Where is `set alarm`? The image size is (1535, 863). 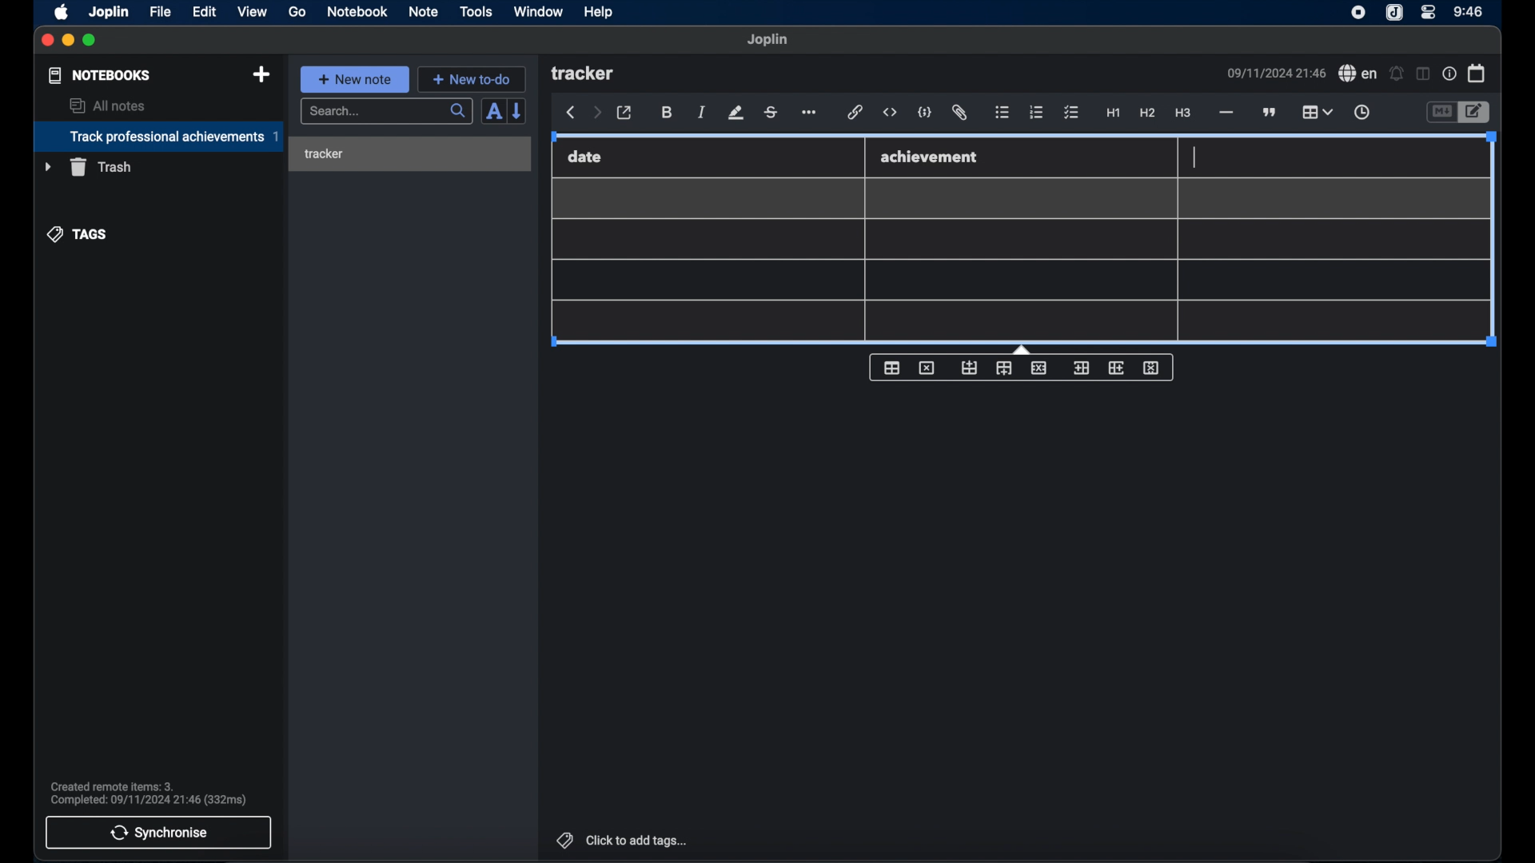 set alarm is located at coordinates (1396, 73).